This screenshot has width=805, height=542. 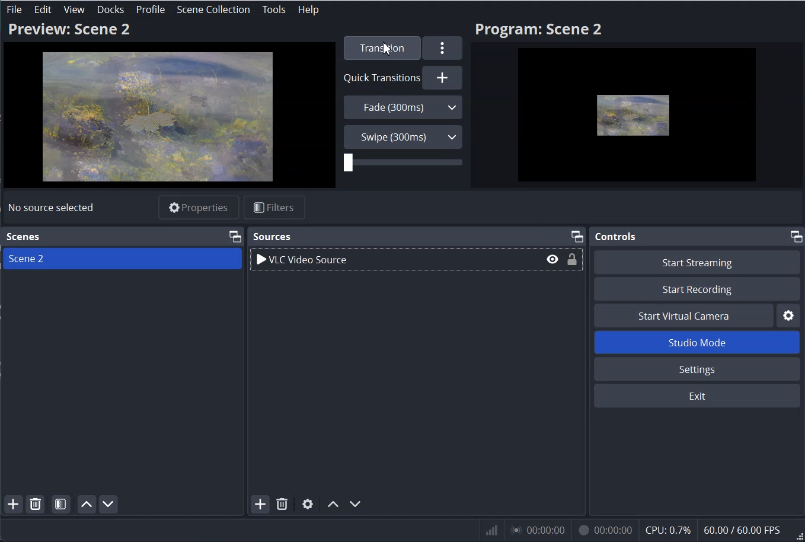 I want to click on Scene Collection, so click(x=213, y=9).